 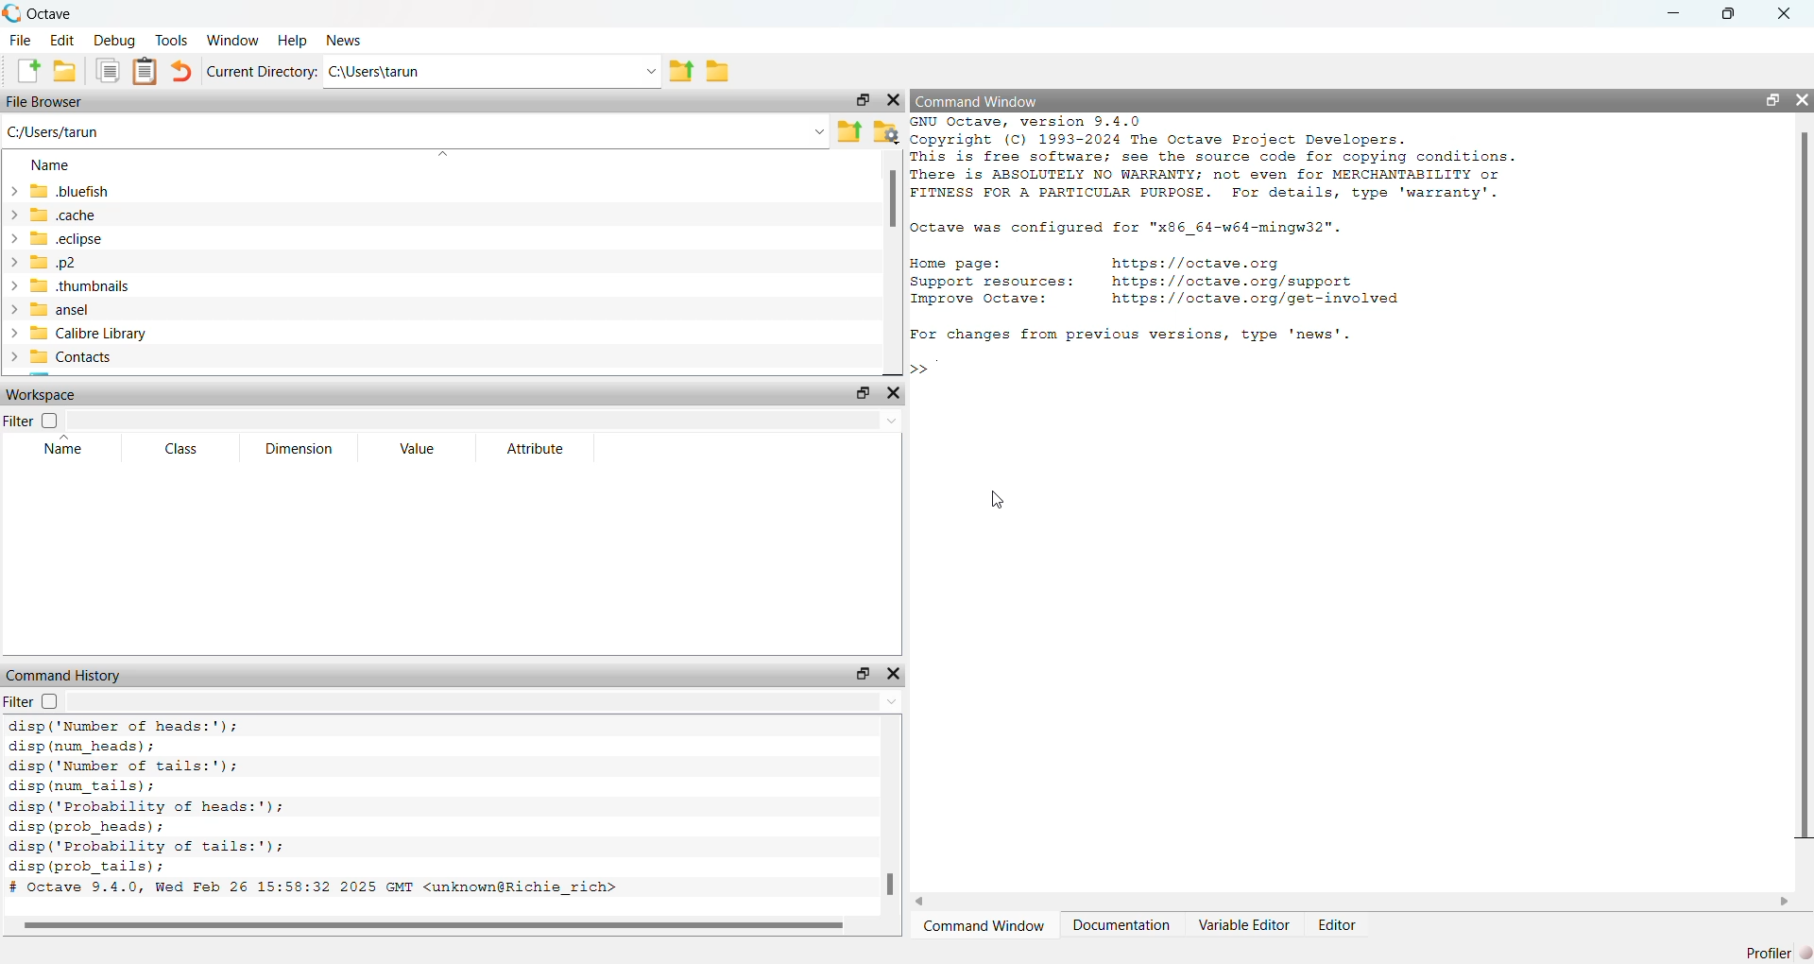 I want to click on Undock Widget, so click(x=861, y=99).